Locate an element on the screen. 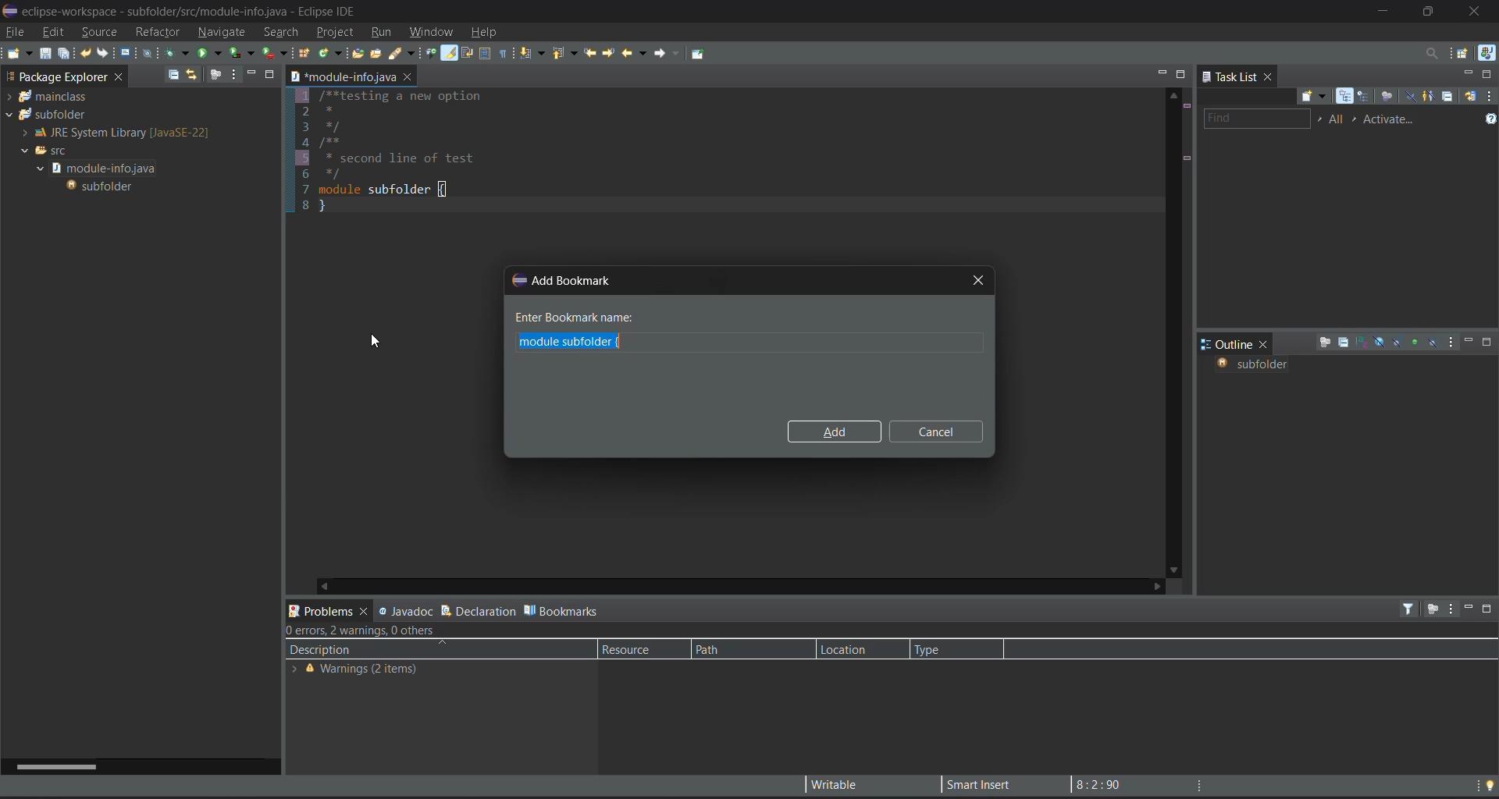 This screenshot has height=799, width=1499. view menu is located at coordinates (1452, 343).